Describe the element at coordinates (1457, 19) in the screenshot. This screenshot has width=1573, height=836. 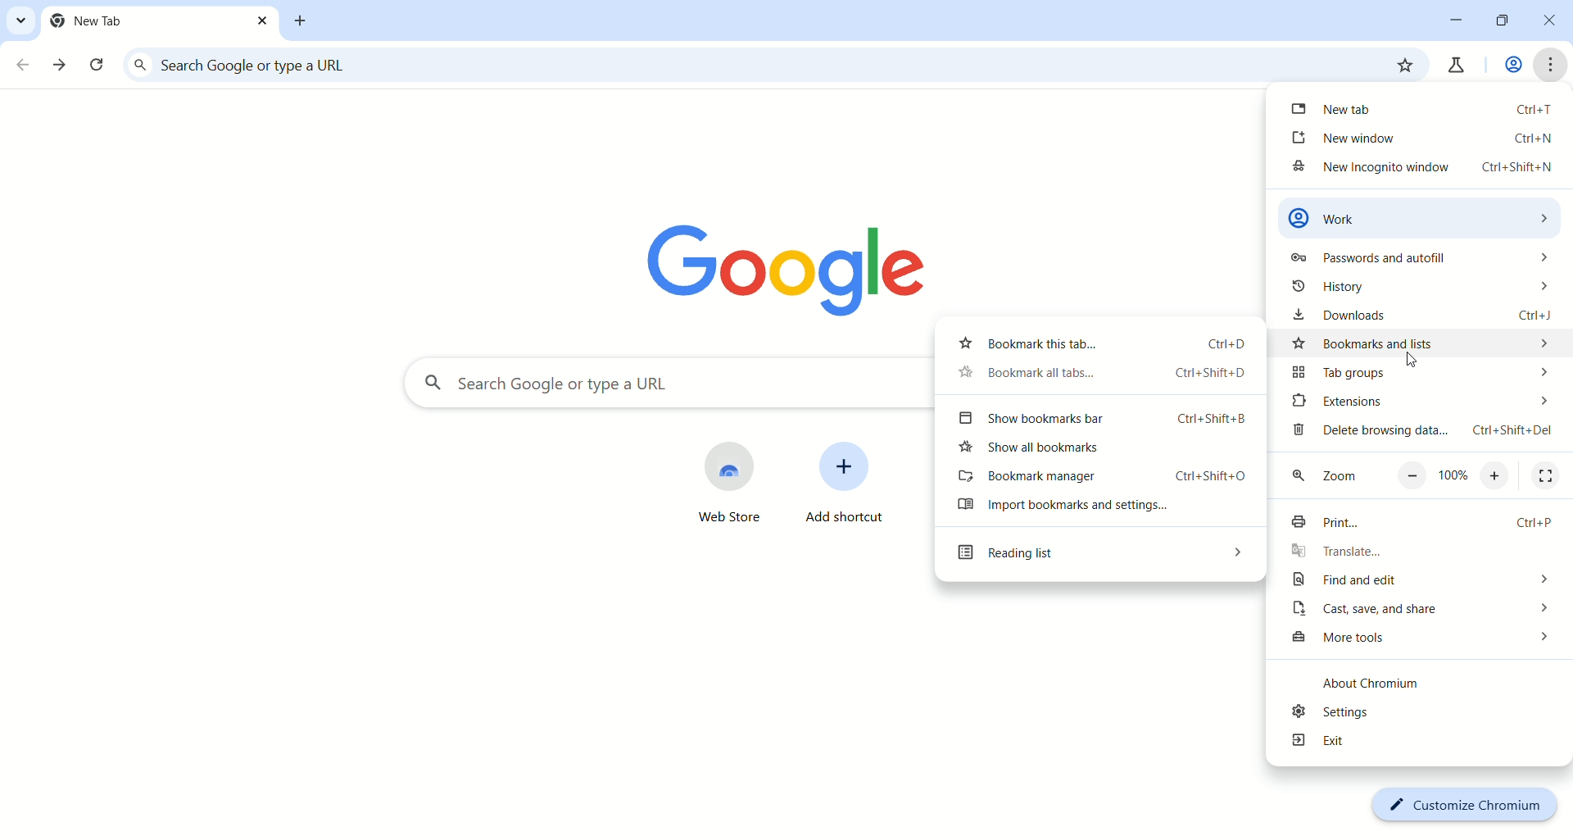
I see `minimize` at that location.